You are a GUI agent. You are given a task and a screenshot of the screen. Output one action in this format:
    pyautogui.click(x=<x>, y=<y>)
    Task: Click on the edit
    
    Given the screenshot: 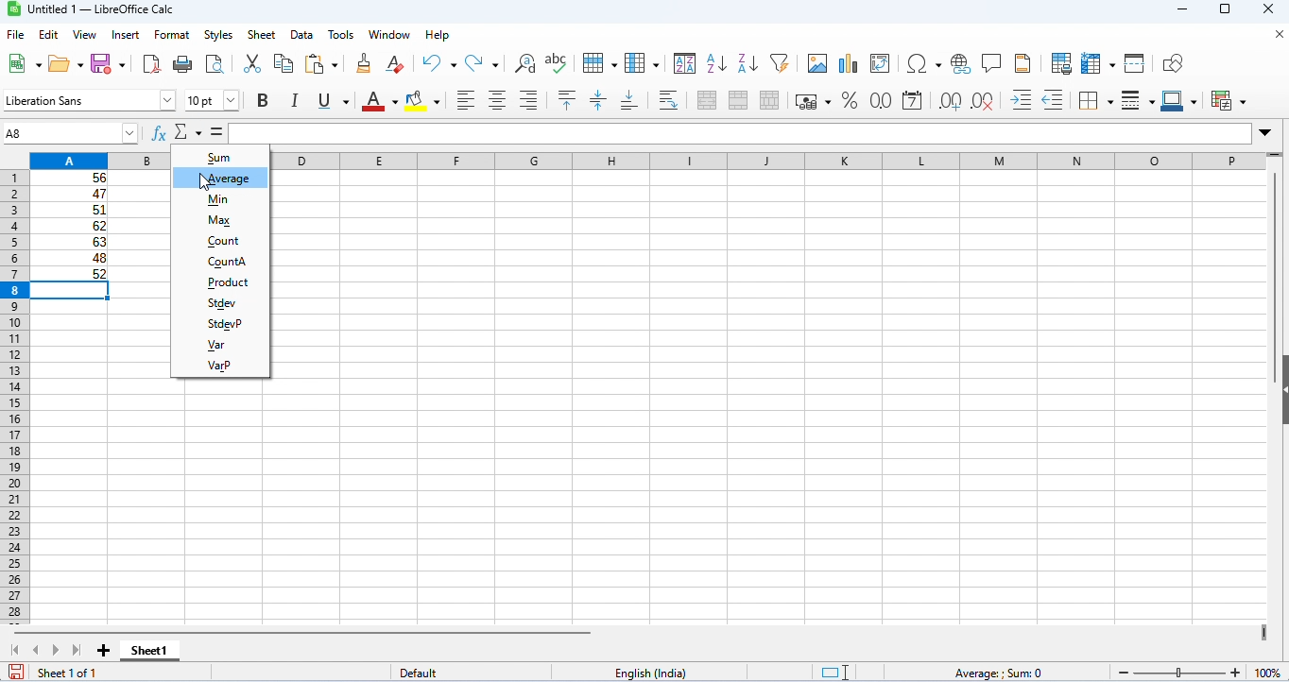 What is the action you would take?
    pyautogui.click(x=49, y=35)
    